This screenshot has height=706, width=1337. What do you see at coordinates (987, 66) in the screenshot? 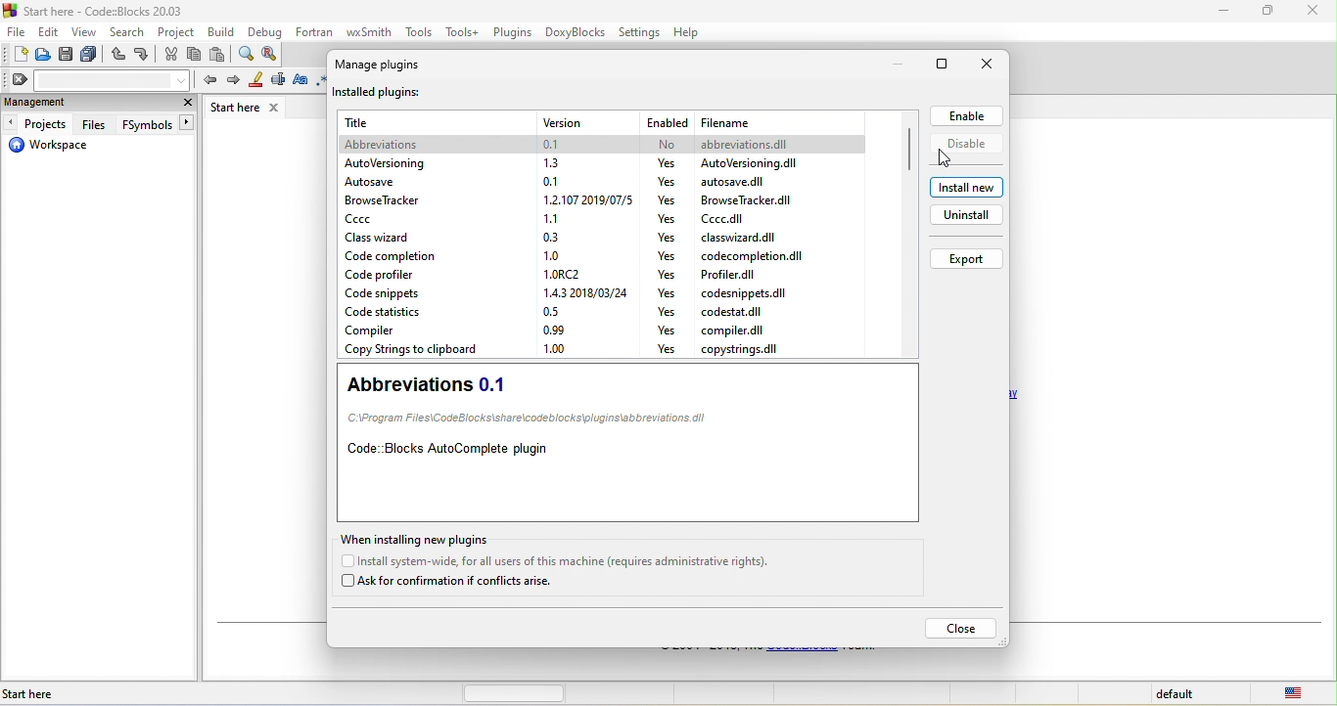
I see `close` at bounding box center [987, 66].